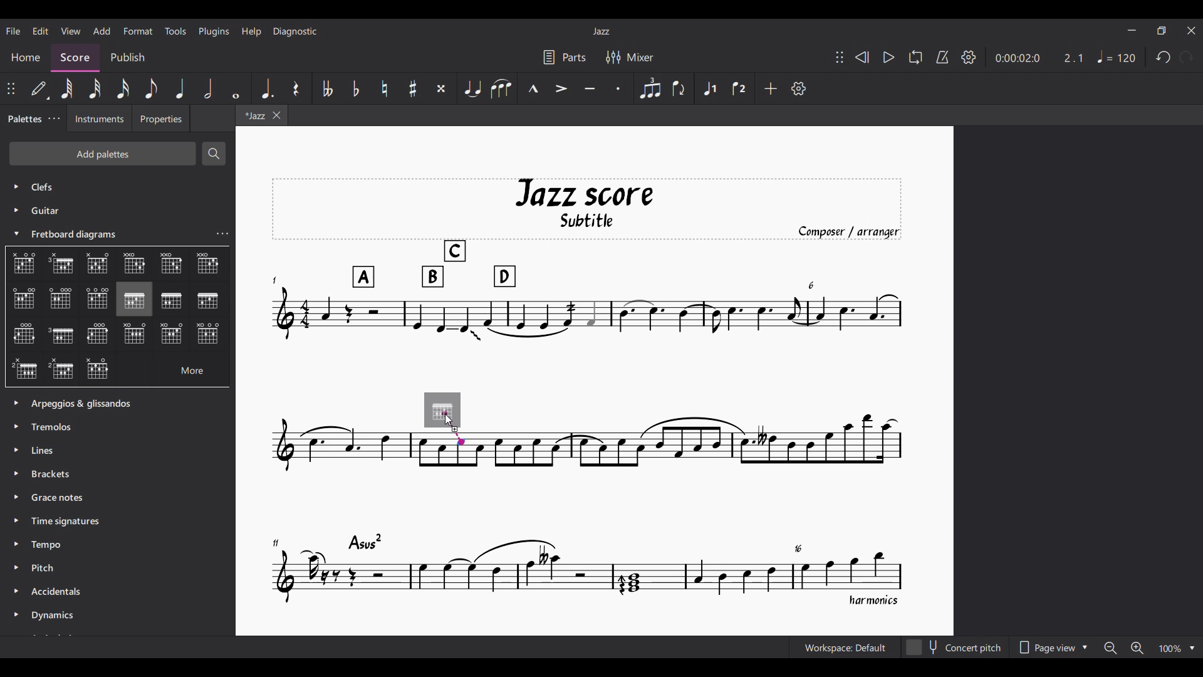 The image size is (1203, 677). What do you see at coordinates (71, 31) in the screenshot?
I see `View menu` at bounding box center [71, 31].